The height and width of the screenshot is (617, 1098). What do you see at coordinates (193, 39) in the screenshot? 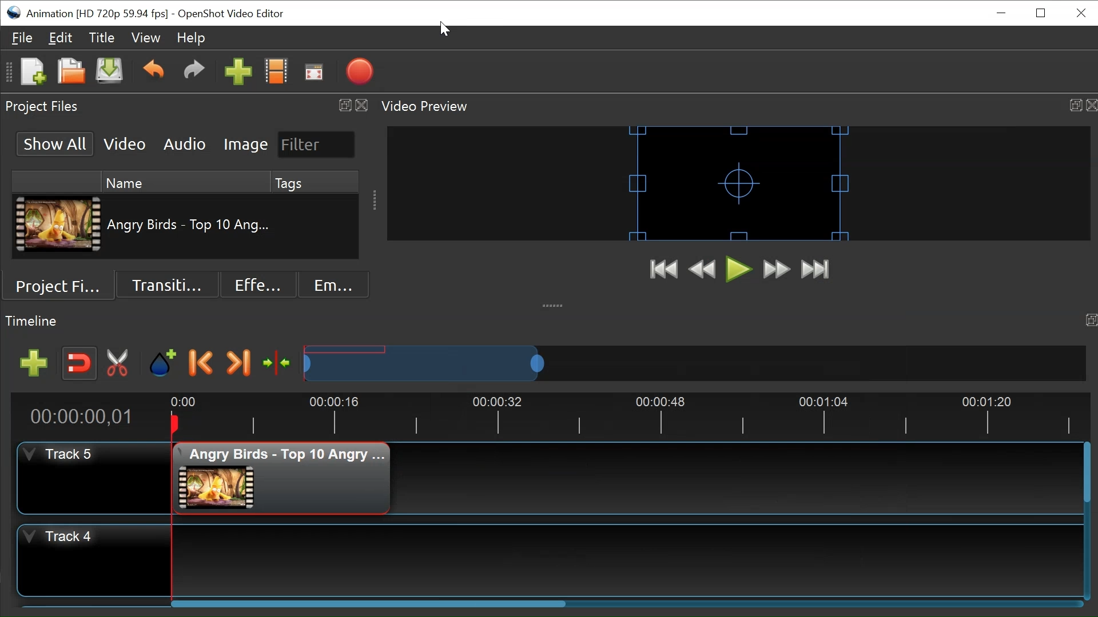
I see `Help` at bounding box center [193, 39].